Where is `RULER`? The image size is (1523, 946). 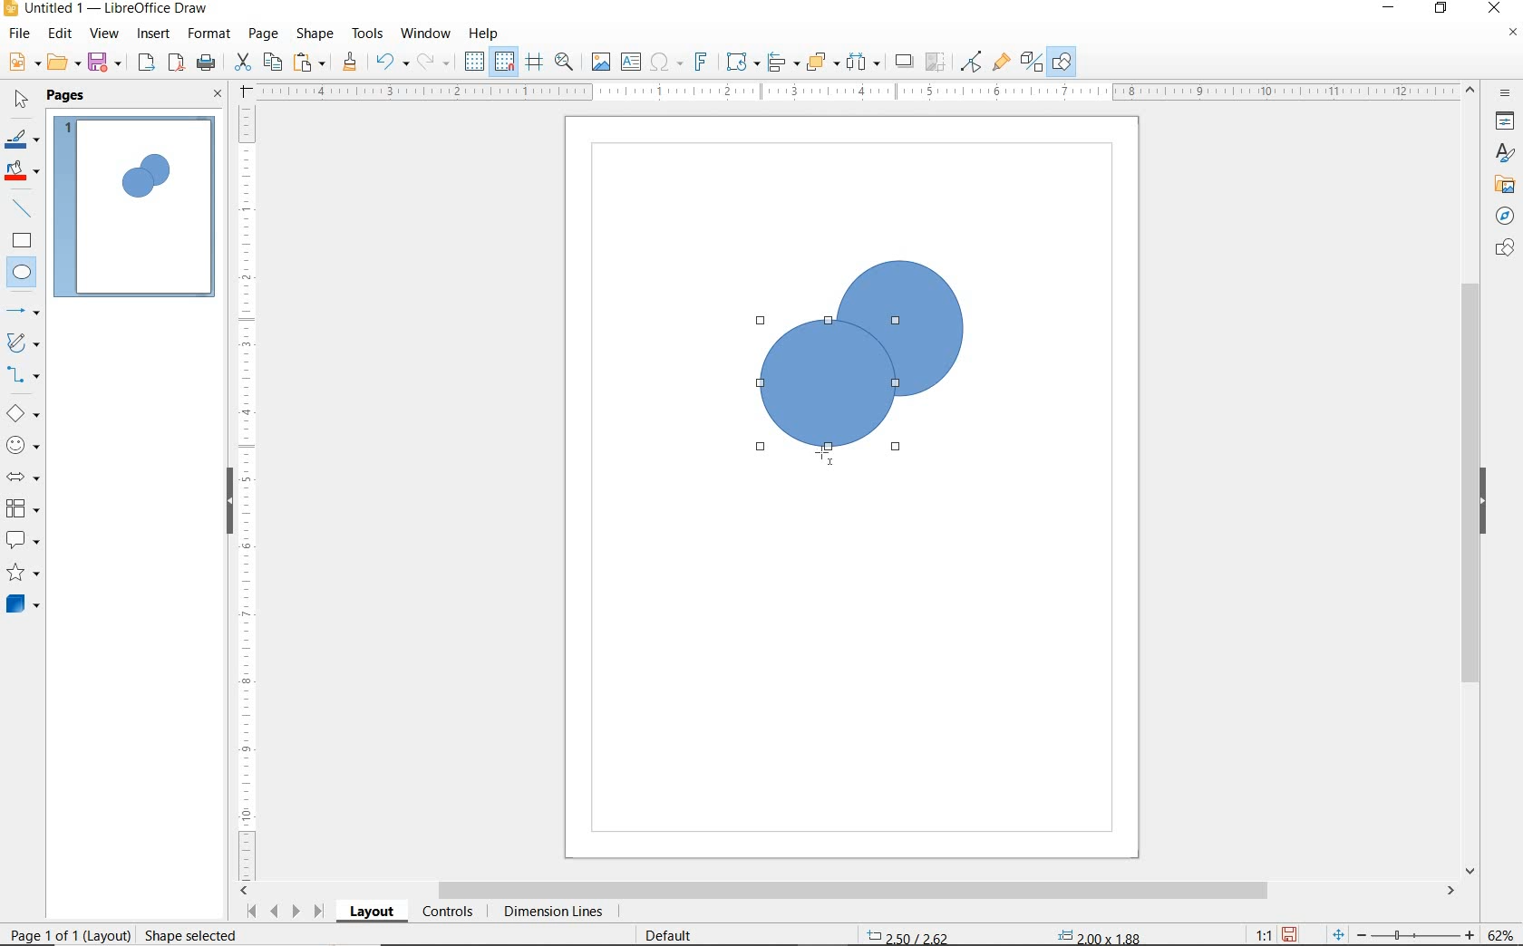 RULER is located at coordinates (859, 92).